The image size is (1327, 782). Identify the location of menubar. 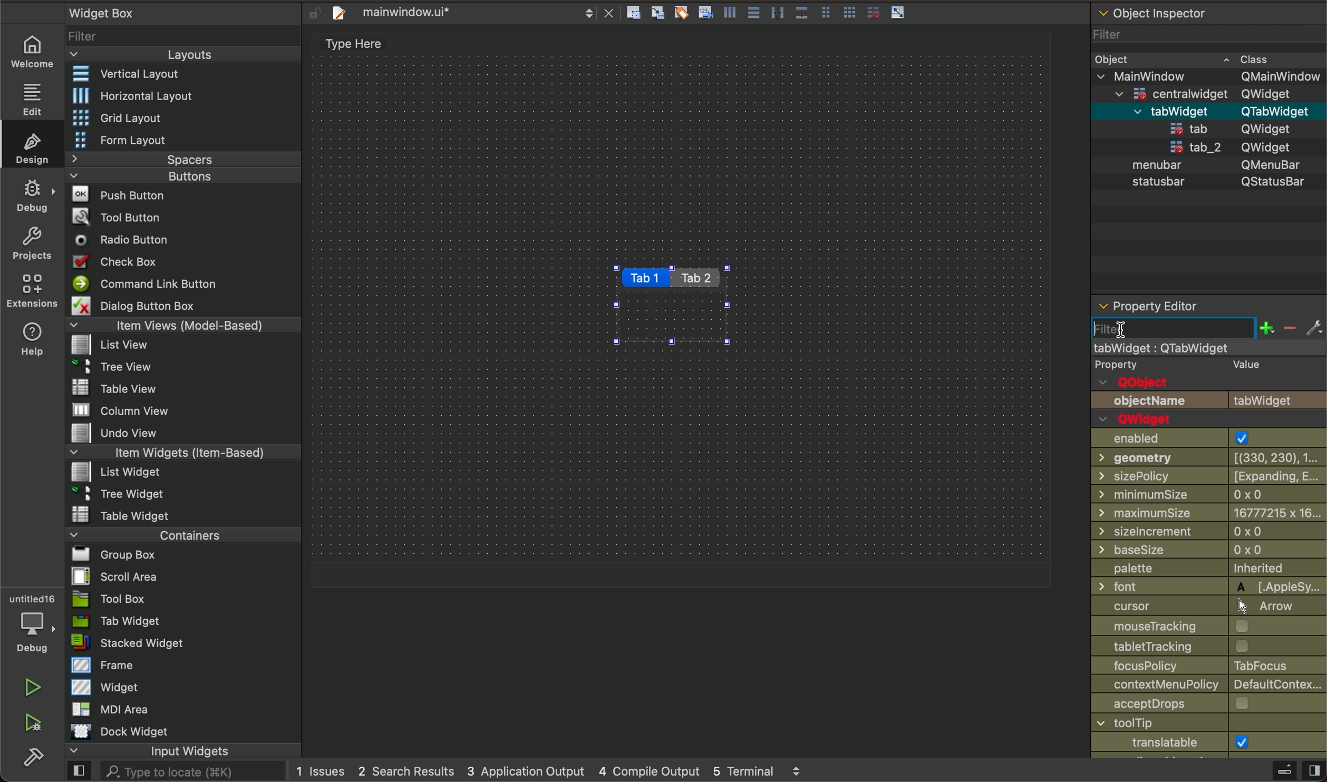
(1150, 167).